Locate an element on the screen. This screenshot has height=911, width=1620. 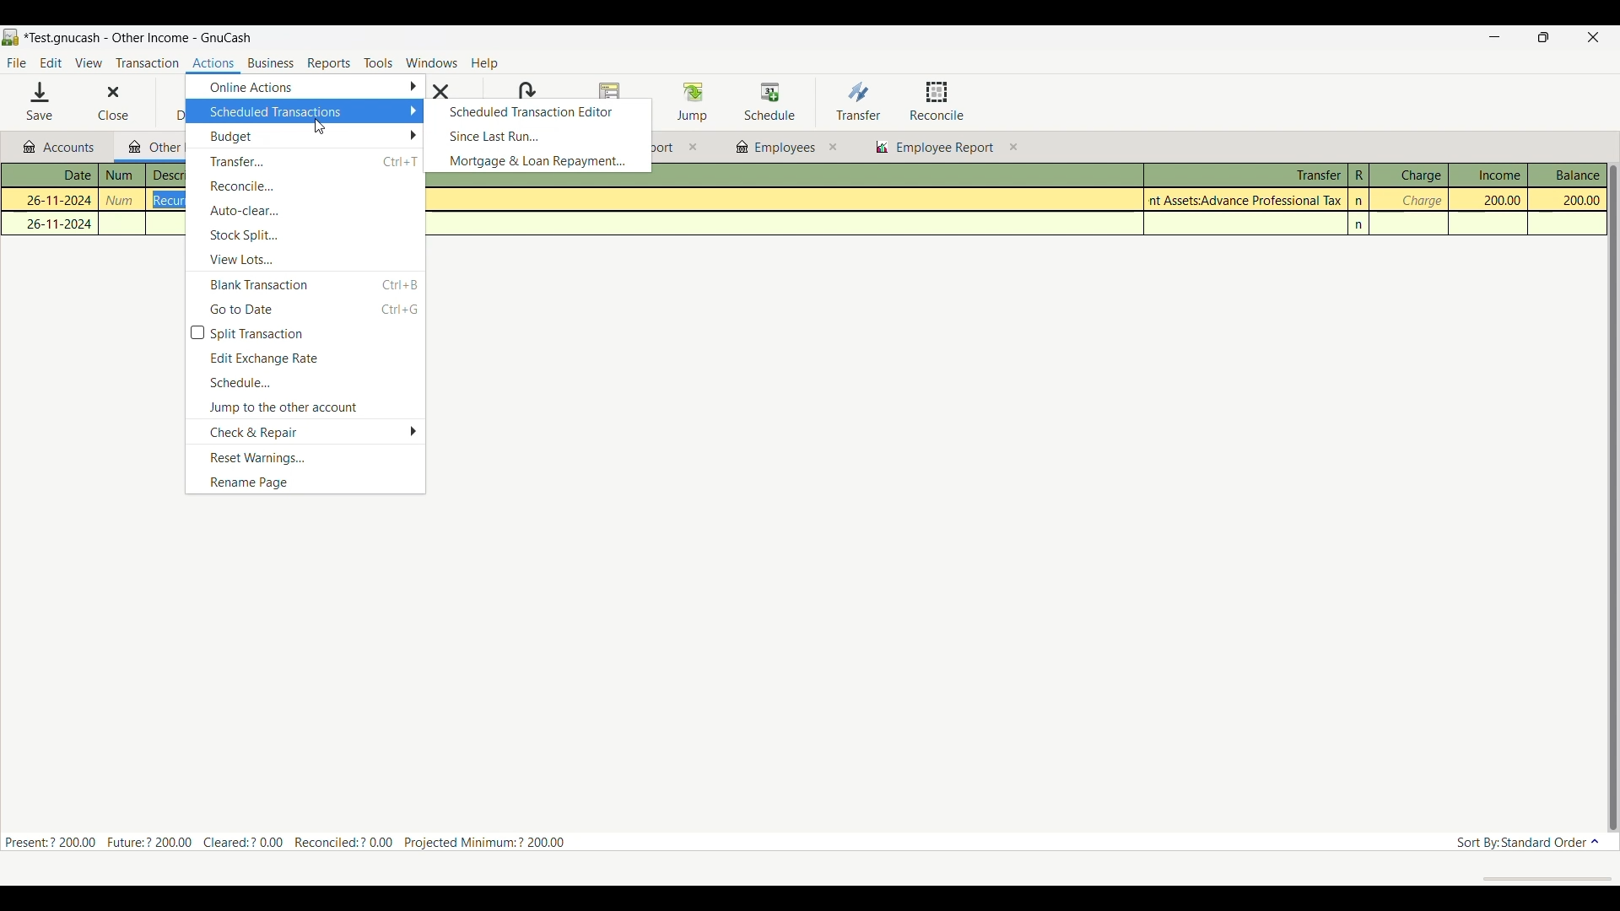
200.00 is located at coordinates (1568, 201).